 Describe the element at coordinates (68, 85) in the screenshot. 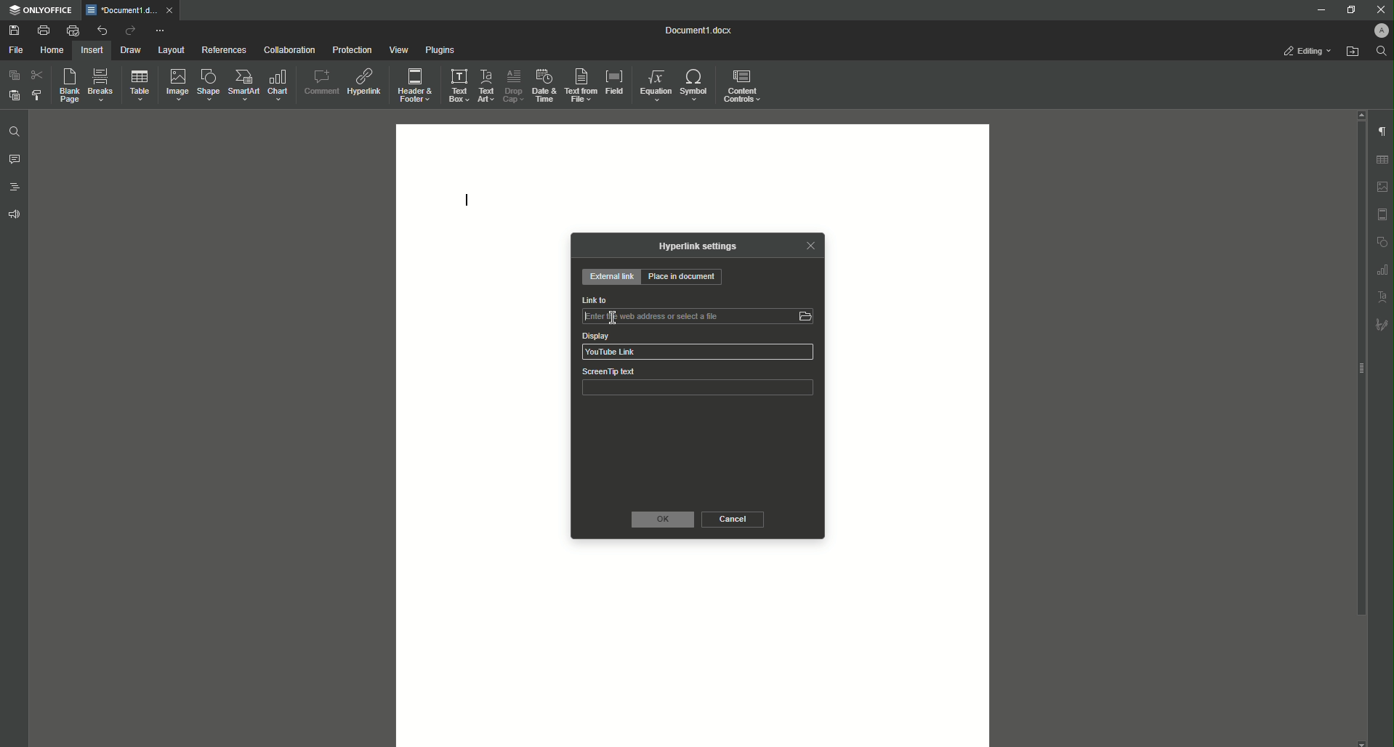

I see `Blank Page` at that location.